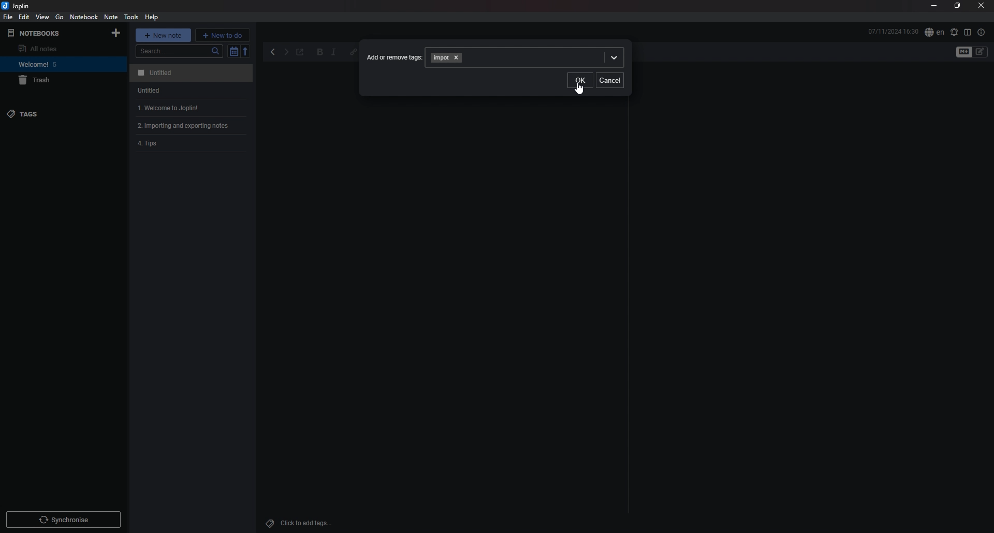 This screenshot has width=994, height=533. I want to click on view, so click(43, 17).